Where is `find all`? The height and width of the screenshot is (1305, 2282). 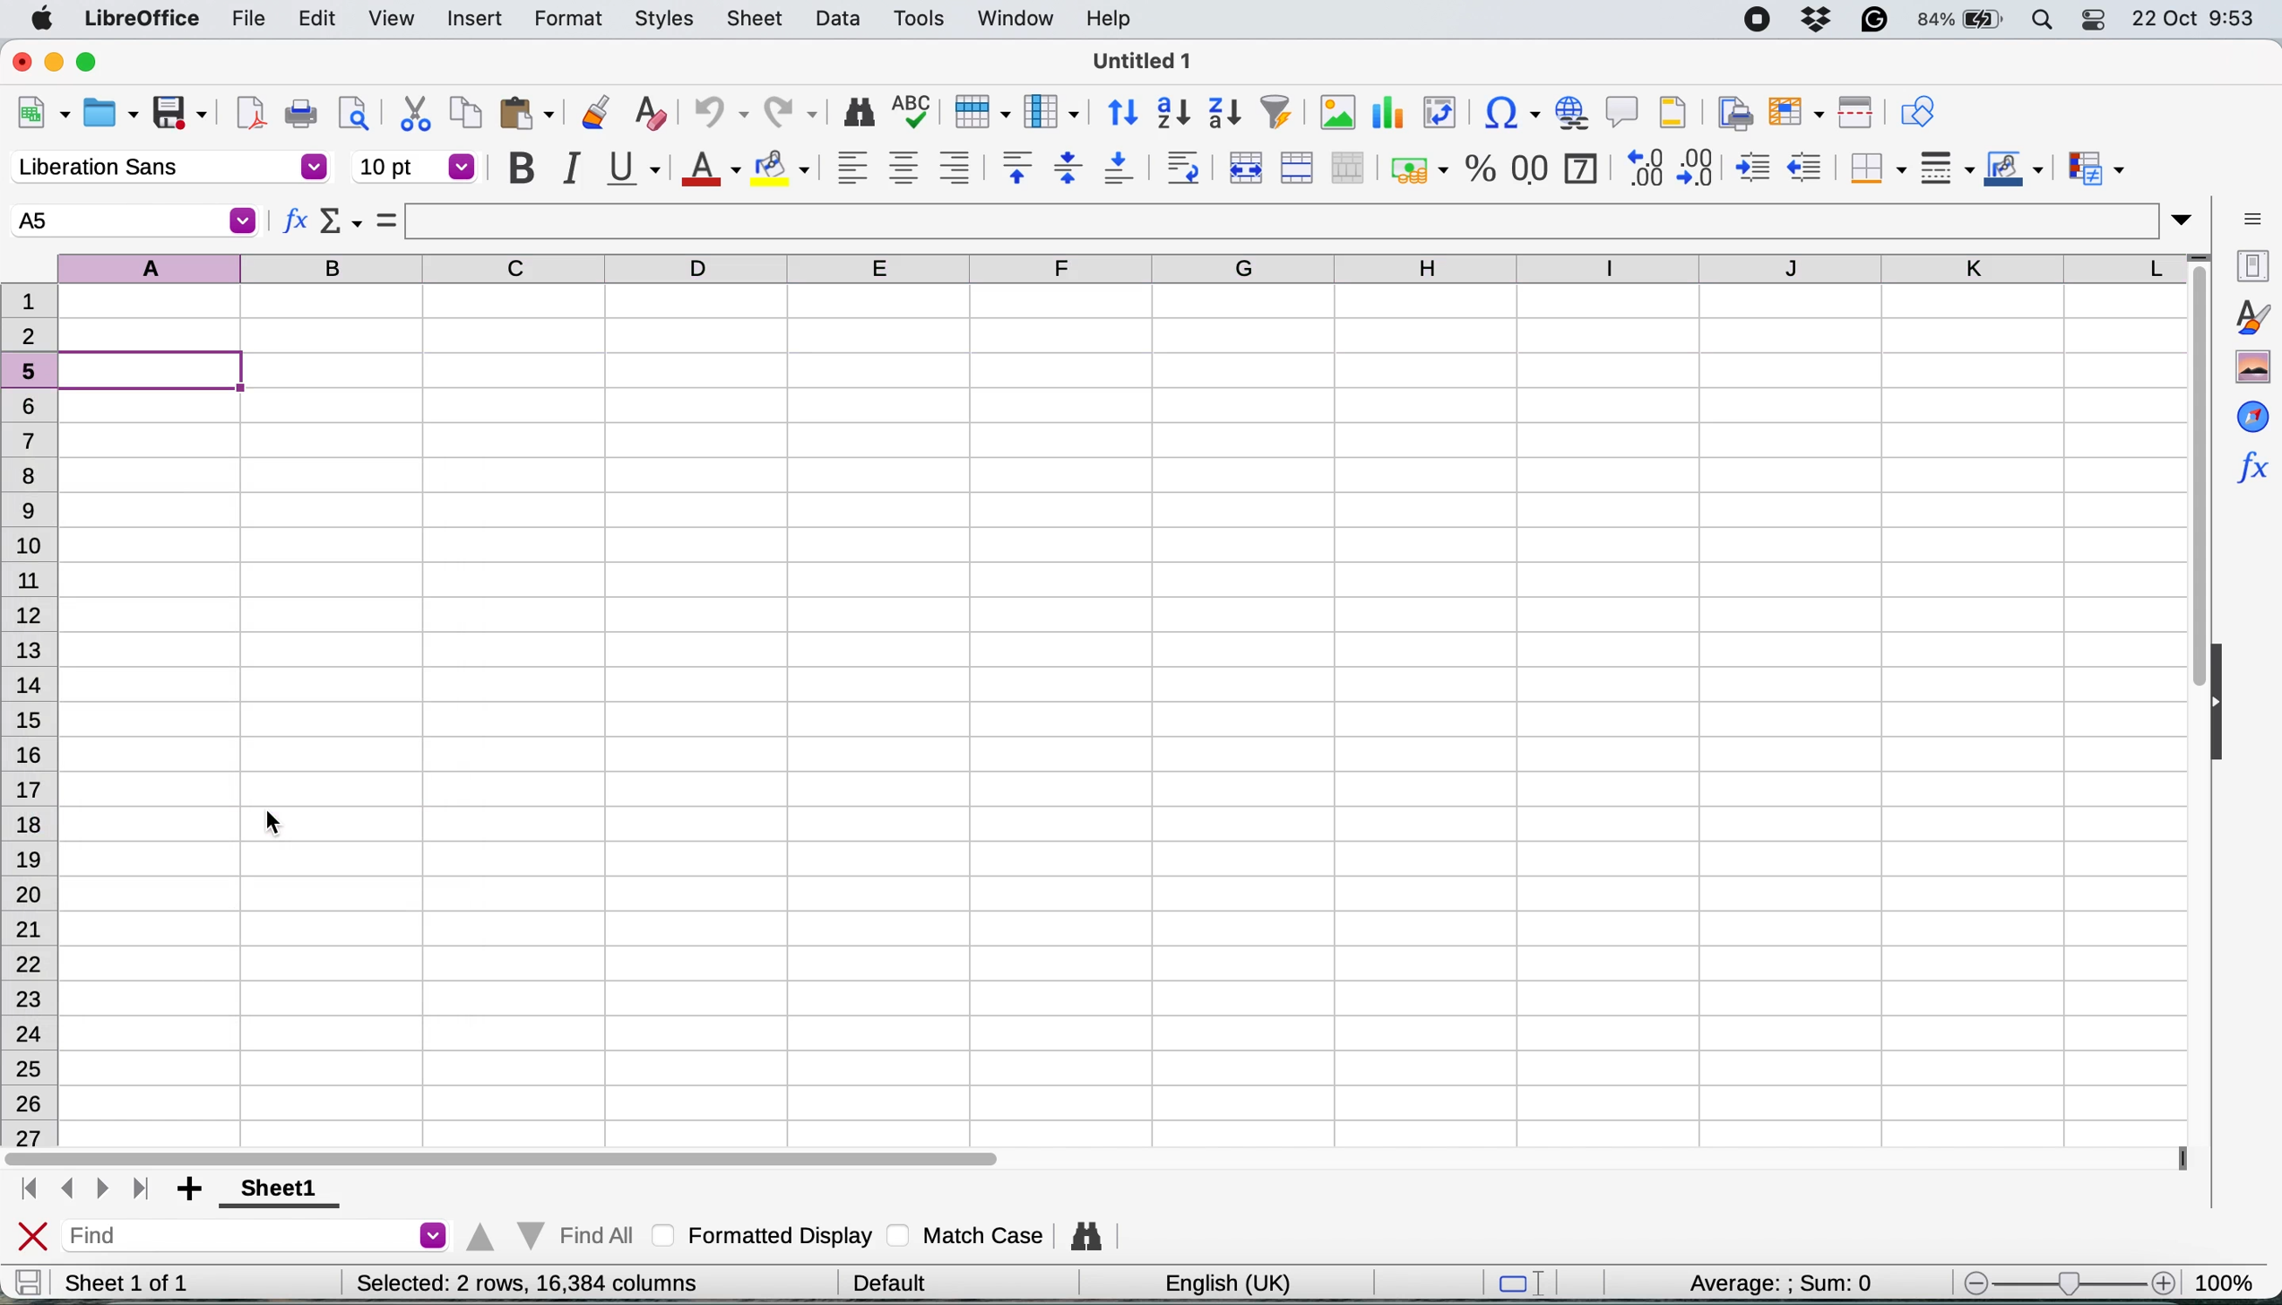
find all is located at coordinates (547, 1232).